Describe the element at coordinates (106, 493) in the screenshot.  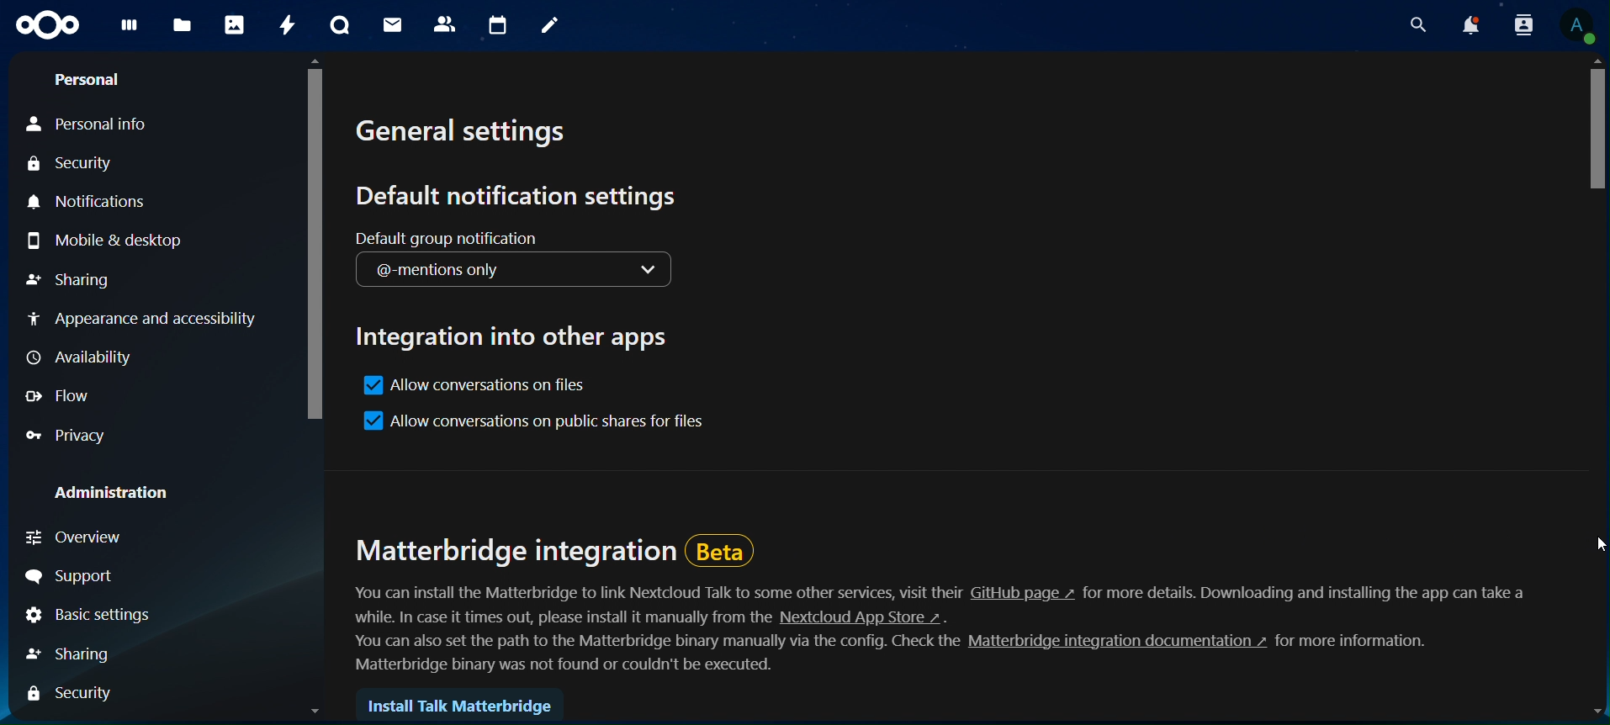
I see `Administration` at that location.